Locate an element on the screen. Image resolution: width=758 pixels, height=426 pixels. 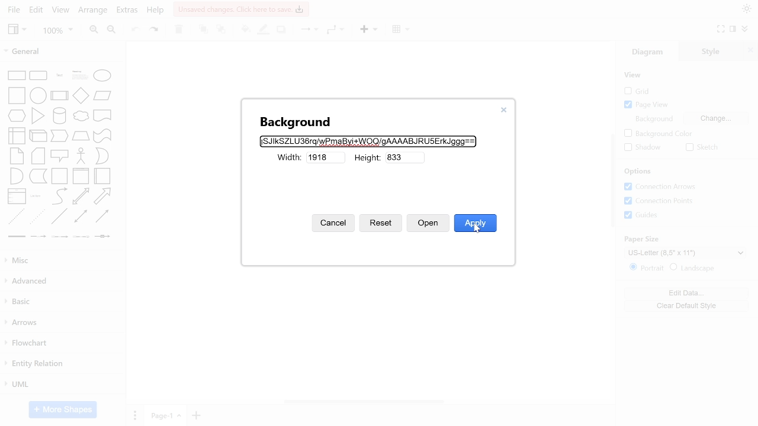
general shapes is located at coordinates (60, 175).